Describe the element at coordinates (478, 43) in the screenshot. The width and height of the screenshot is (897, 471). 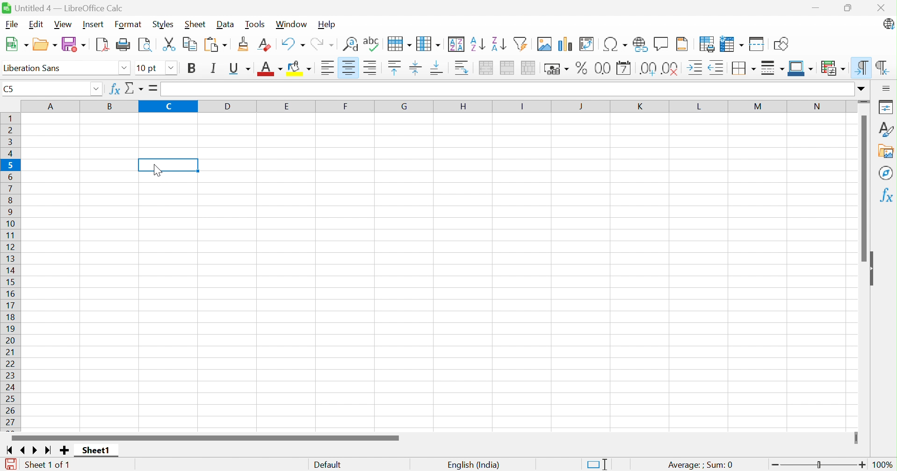
I see `Sort Ascending` at that location.